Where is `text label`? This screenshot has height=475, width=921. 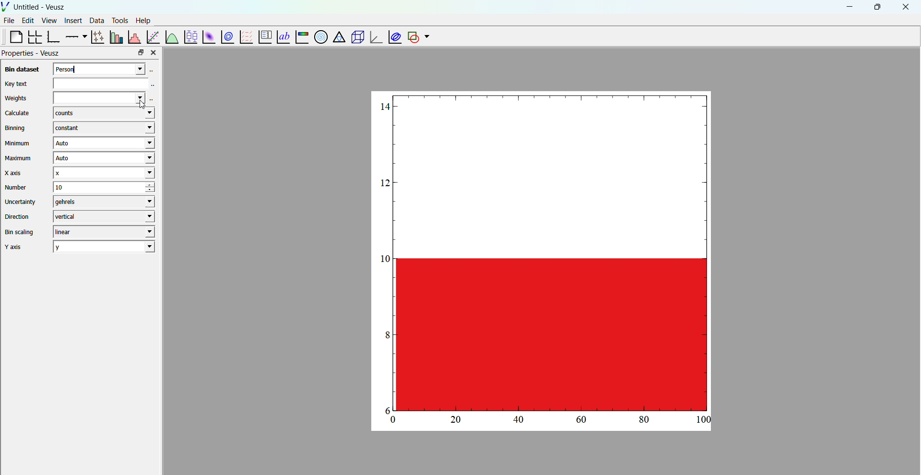
text label is located at coordinates (282, 36).